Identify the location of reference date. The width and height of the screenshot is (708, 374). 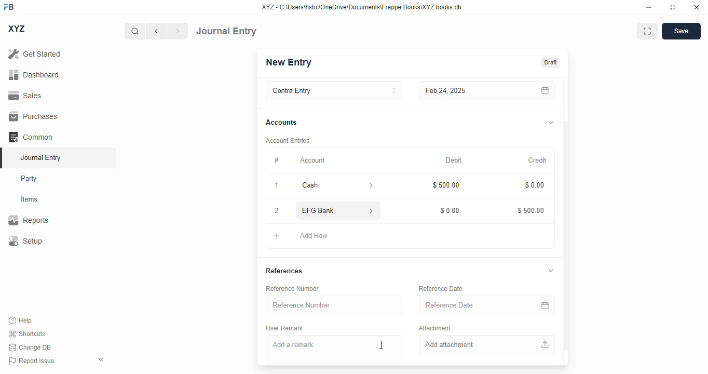
(441, 288).